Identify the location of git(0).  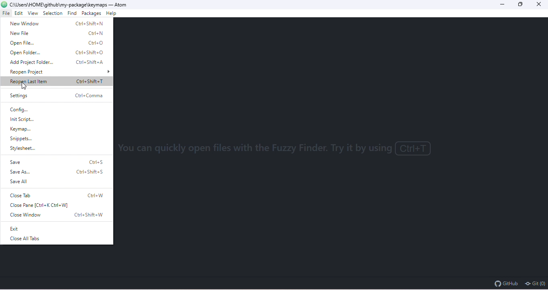
(537, 284).